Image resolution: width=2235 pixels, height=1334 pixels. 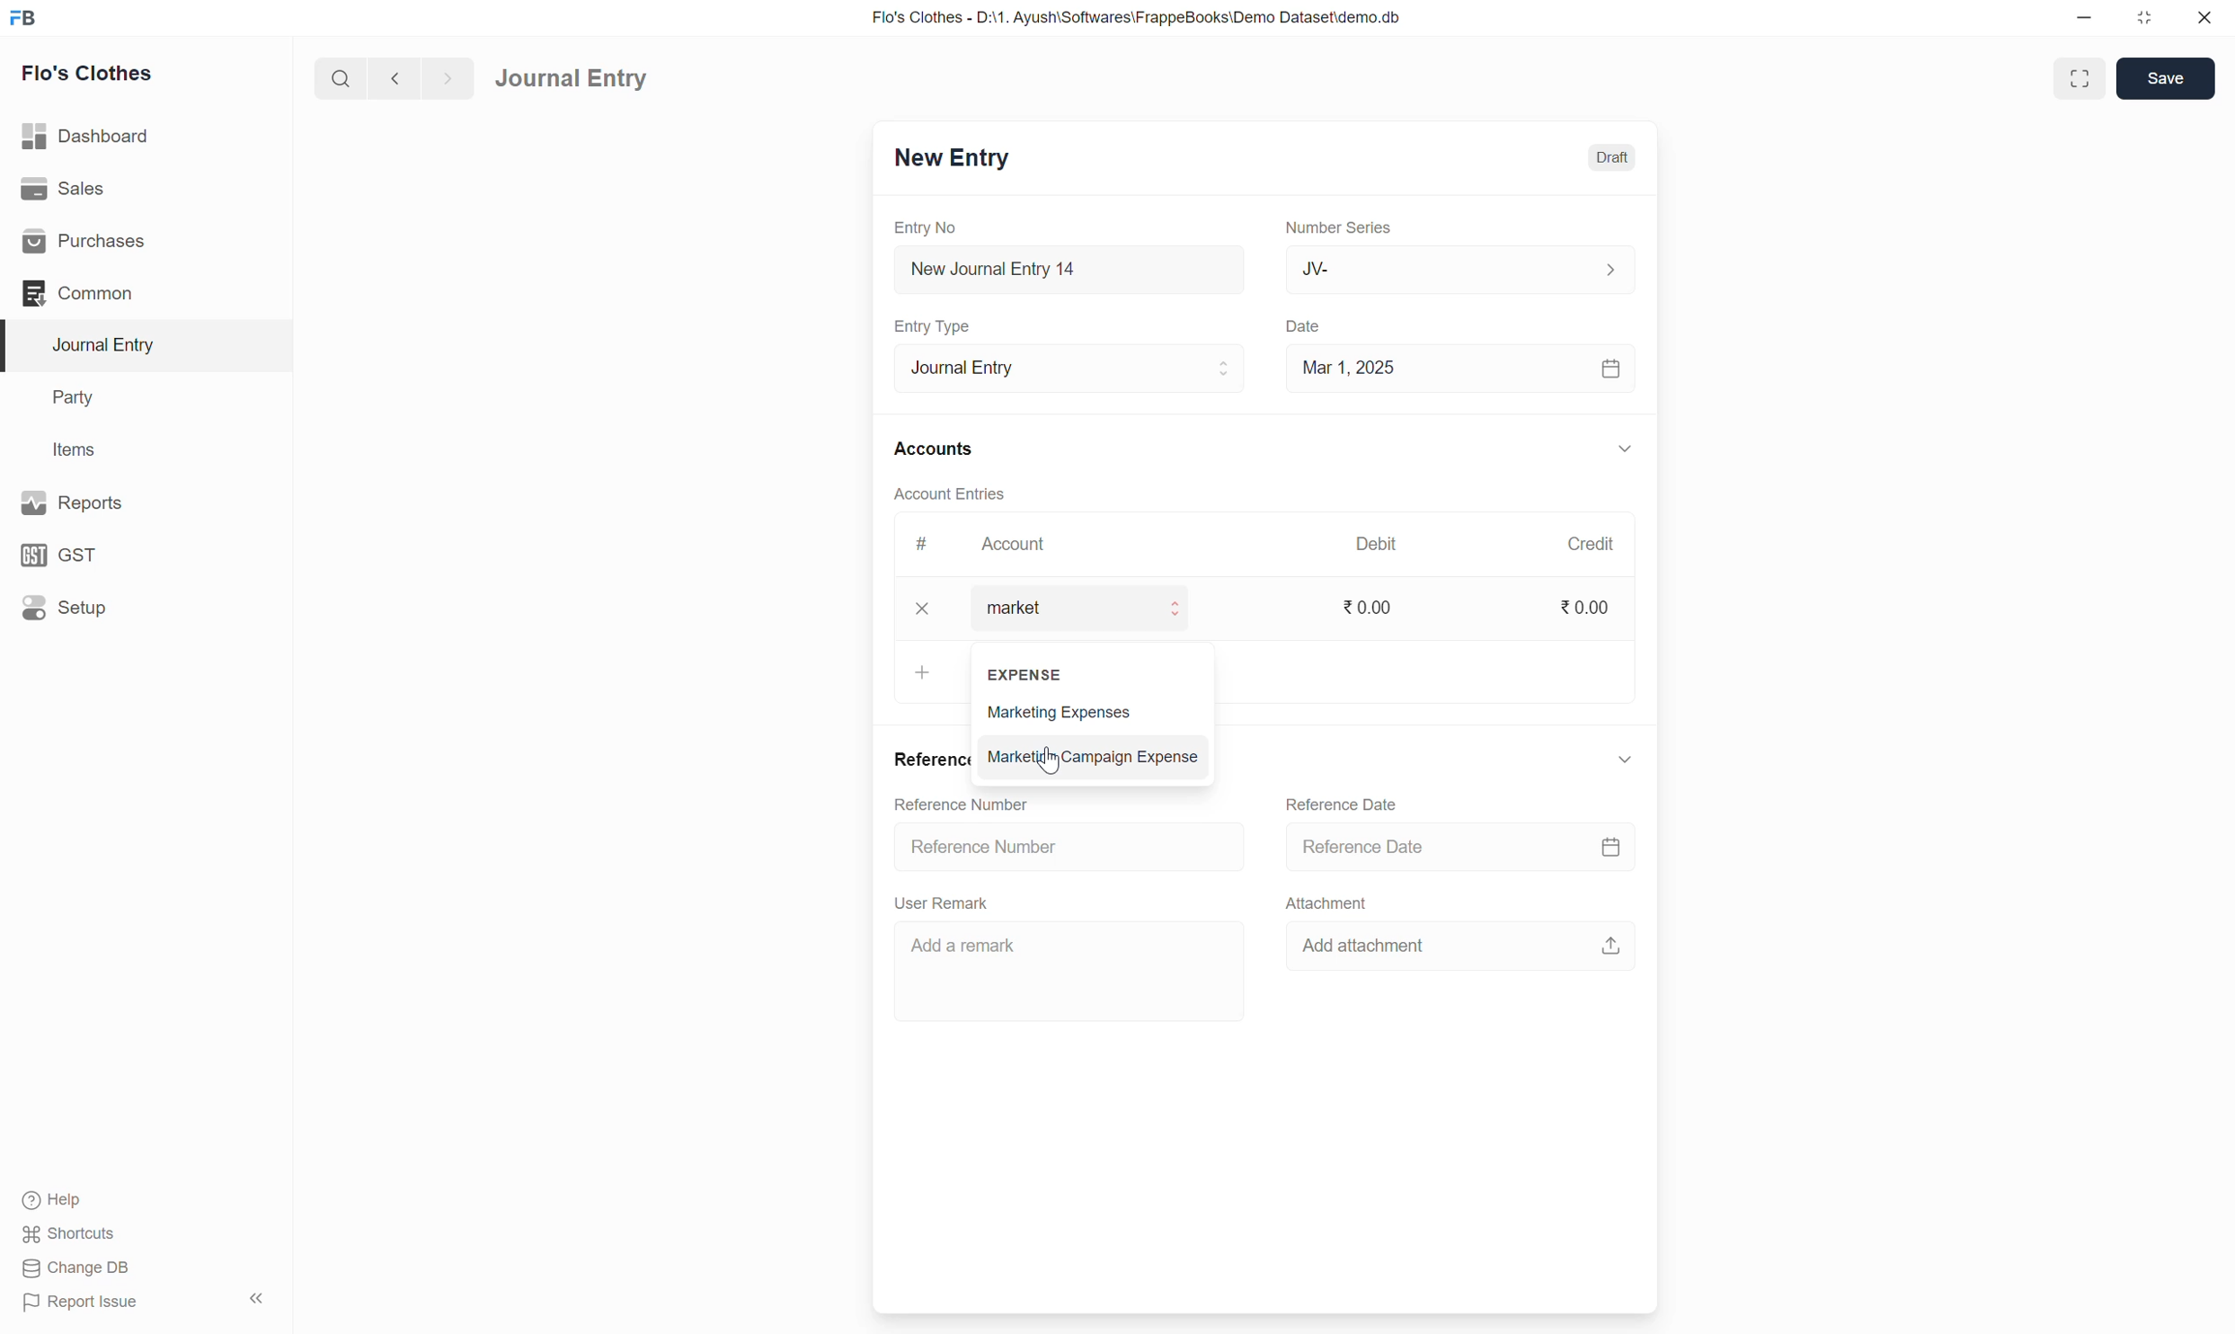 I want to click on minimize, so click(x=2085, y=19).